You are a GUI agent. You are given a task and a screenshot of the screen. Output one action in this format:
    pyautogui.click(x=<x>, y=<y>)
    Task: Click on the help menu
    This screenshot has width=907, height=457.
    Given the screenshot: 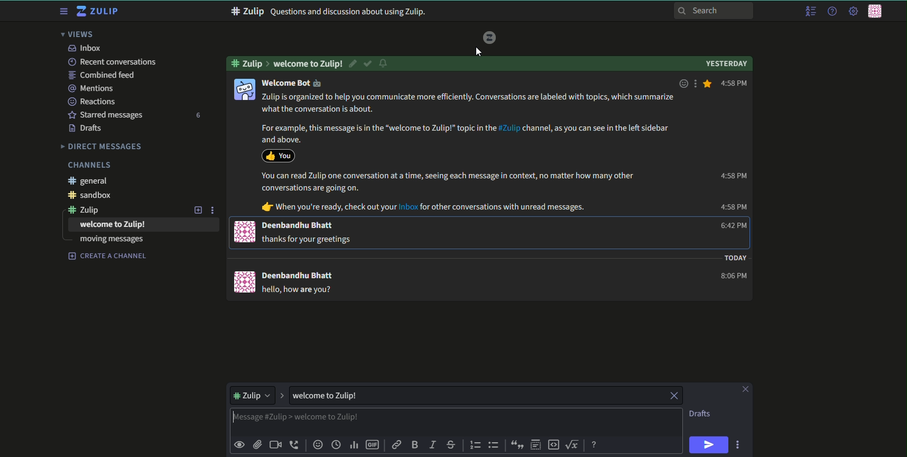 What is the action you would take?
    pyautogui.click(x=831, y=12)
    